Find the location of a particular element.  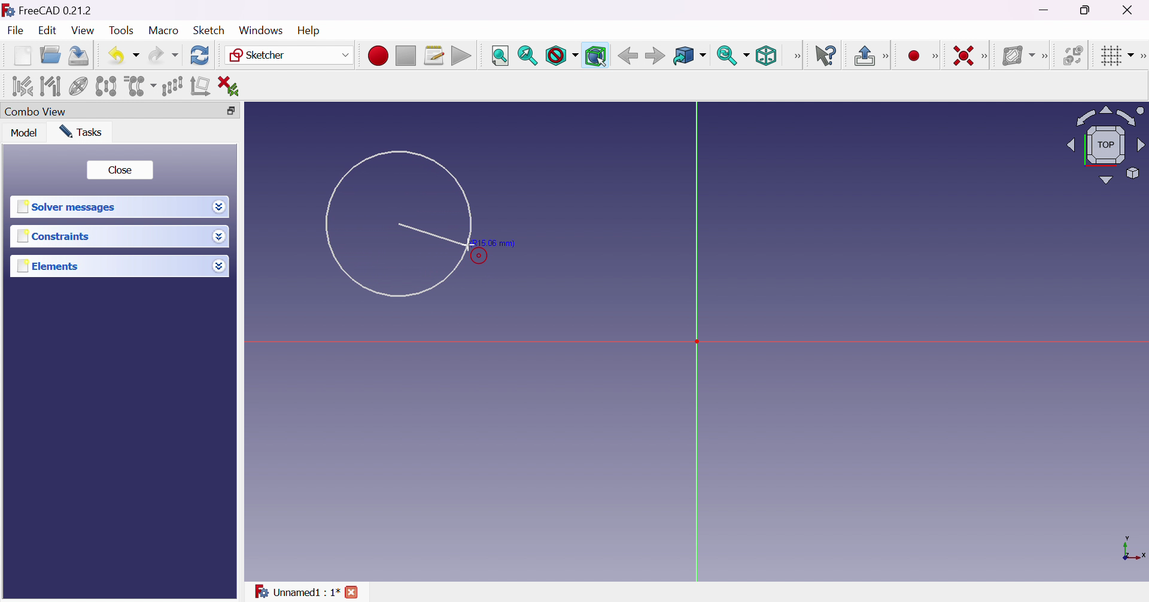

Undo is located at coordinates (124, 55).